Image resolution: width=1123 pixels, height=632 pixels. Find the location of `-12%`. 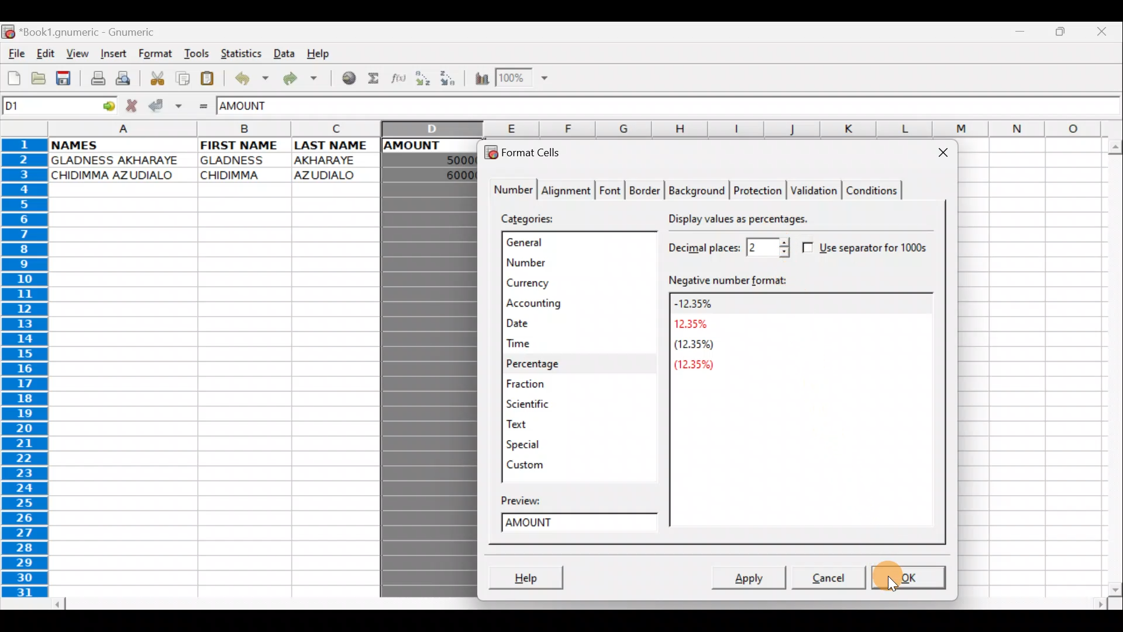

-12% is located at coordinates (694, 303).